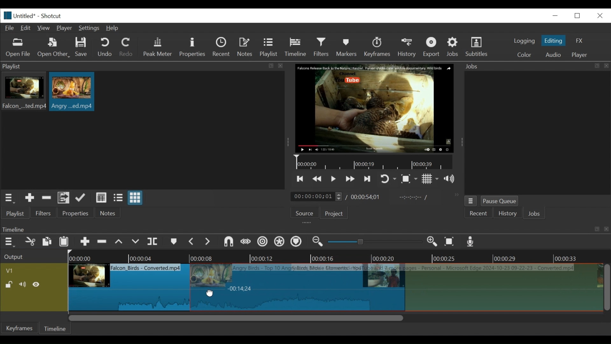 The width and height of the screenshot is (611, 344). Describe the element at coordinates (374, 108) in the screenshot. I see `media viewer` at that location.